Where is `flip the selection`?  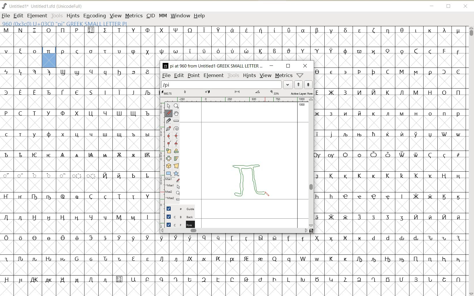
flip the selection is located at coordinates (168, 158).